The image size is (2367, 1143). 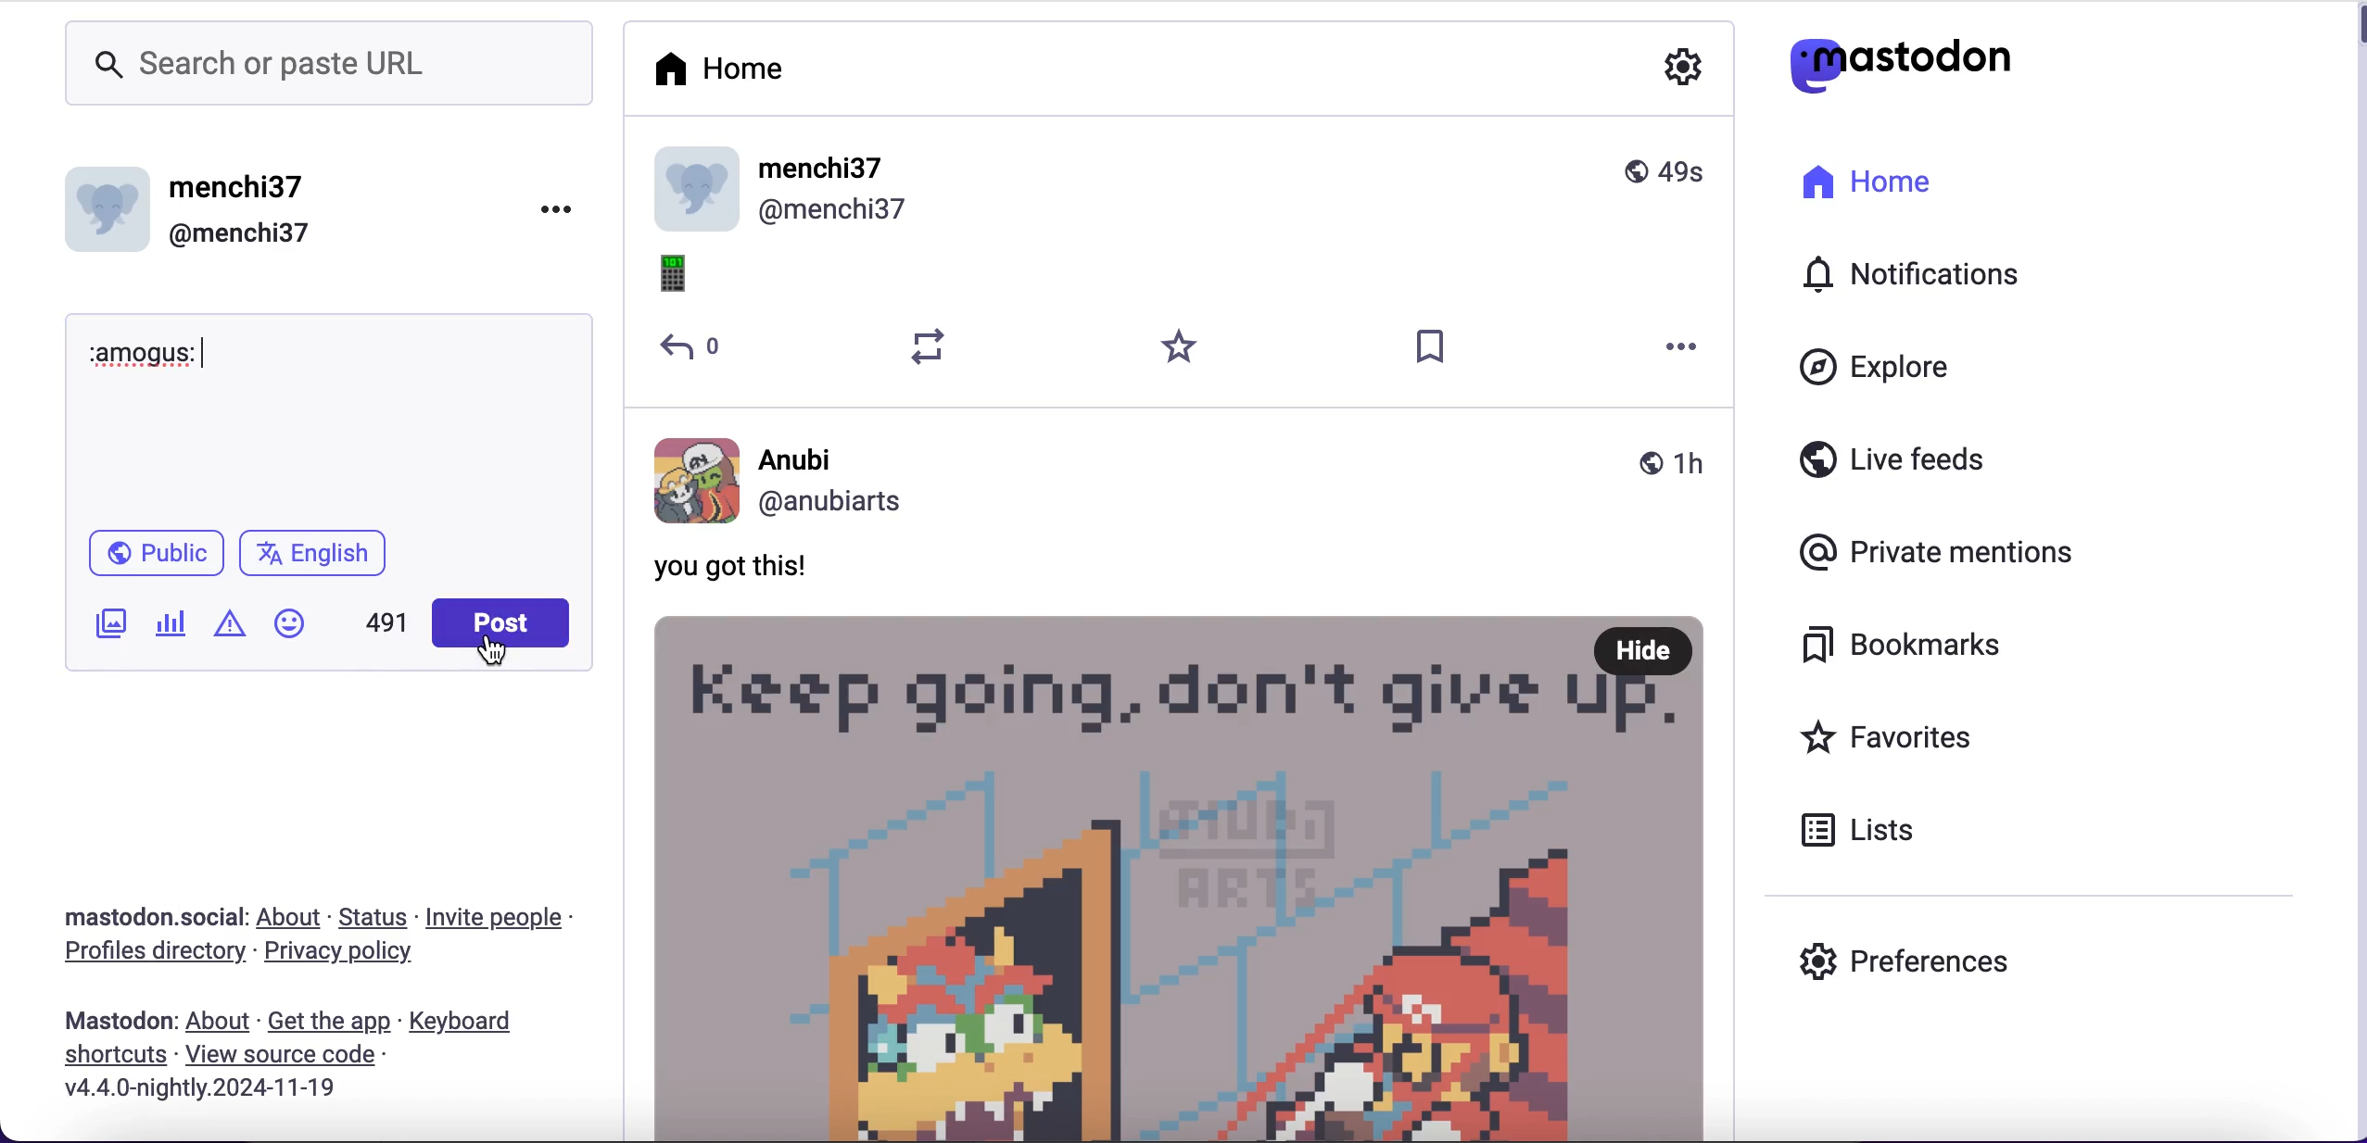 What do you see at coordinates (930, 347) in the screenshot?
I see `retweet` at bounding box center [930, 347].